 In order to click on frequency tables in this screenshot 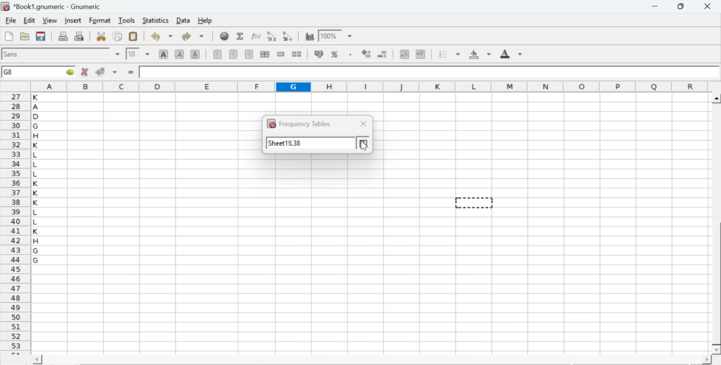, I will do `click(304, 123)`.